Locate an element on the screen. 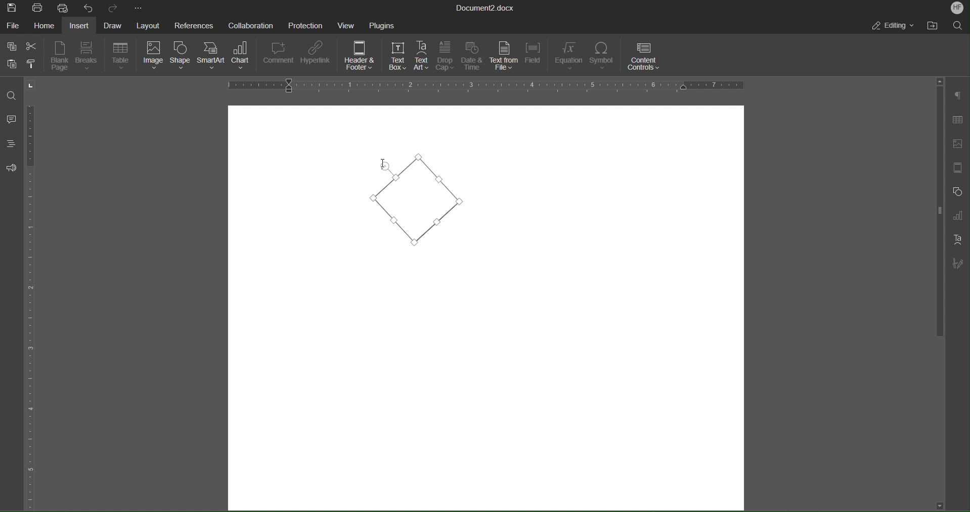  Text Art is located at coordinates (423, 56).